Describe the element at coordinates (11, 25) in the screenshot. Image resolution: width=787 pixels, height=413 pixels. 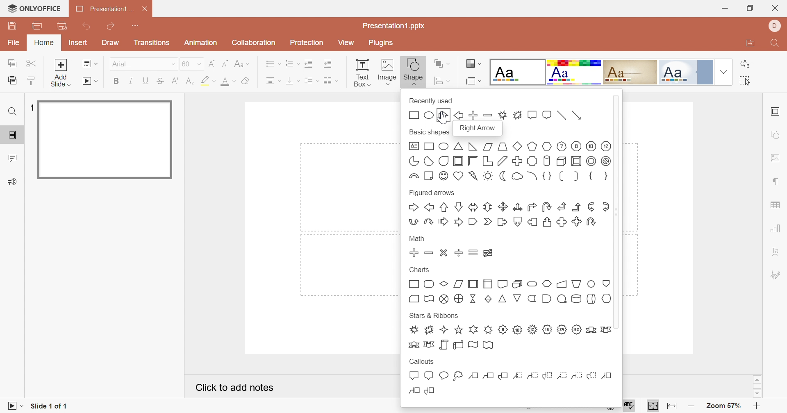
I see `Save` at that location.